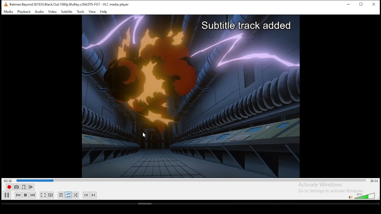 The height and width of the screenshot is (214, 381). Describe the element at coordinates (7, 195) in the screenshot. I see `play/pause` at that location.